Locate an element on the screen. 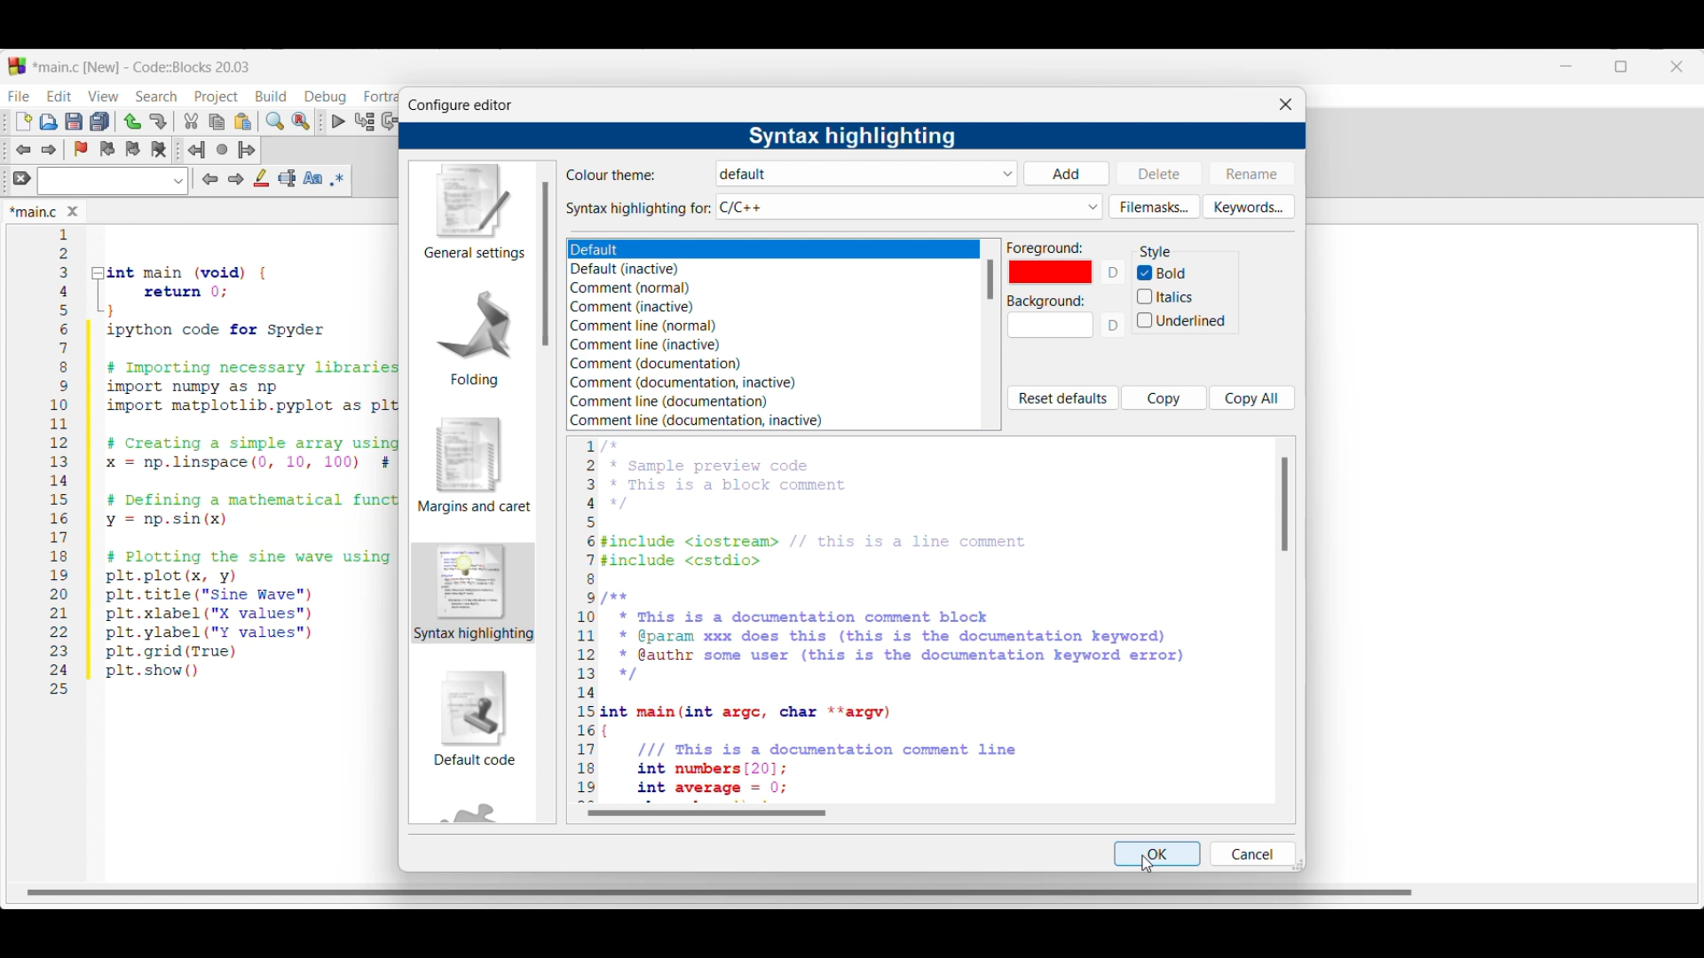  OK highlighted by cursor is located at coordinates (1157, 853).